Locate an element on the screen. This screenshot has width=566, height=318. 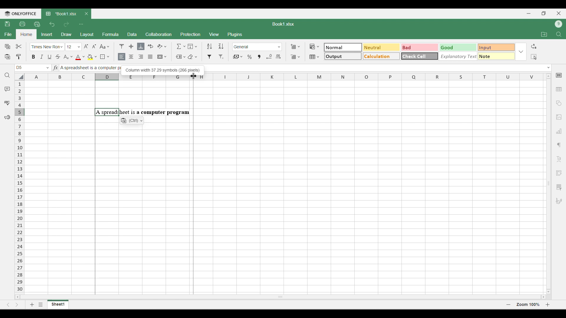
Next is located at coordinates (17, 304).